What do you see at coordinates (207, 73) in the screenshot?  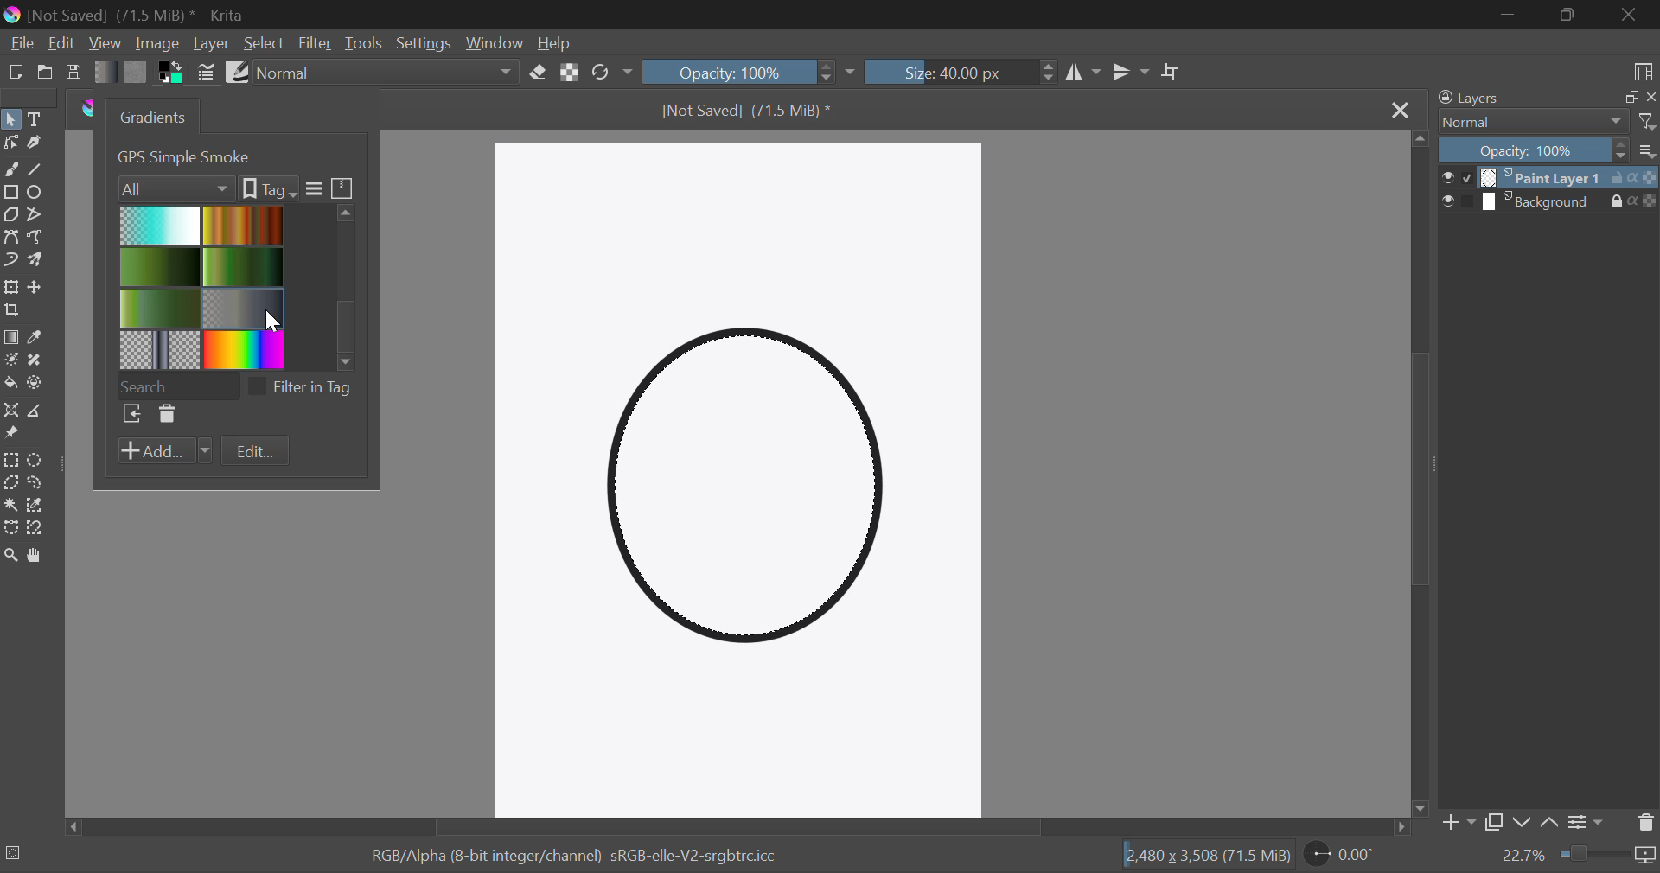 I see `Brush Settings` at bounding box center [207, 73].